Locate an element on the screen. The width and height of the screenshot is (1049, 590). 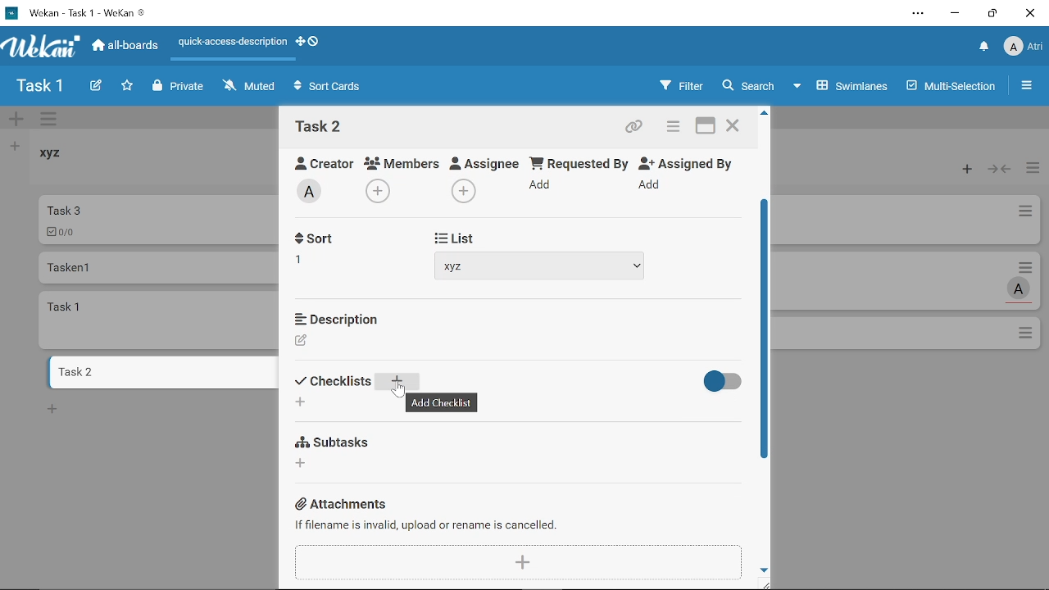
Collapse is located at coordinates (1001, 170).